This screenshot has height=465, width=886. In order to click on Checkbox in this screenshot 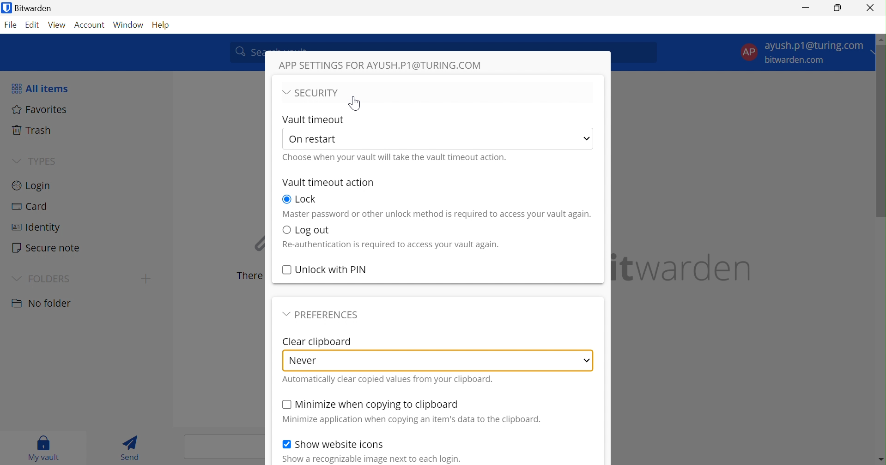, I will do `click(285, 444)`.